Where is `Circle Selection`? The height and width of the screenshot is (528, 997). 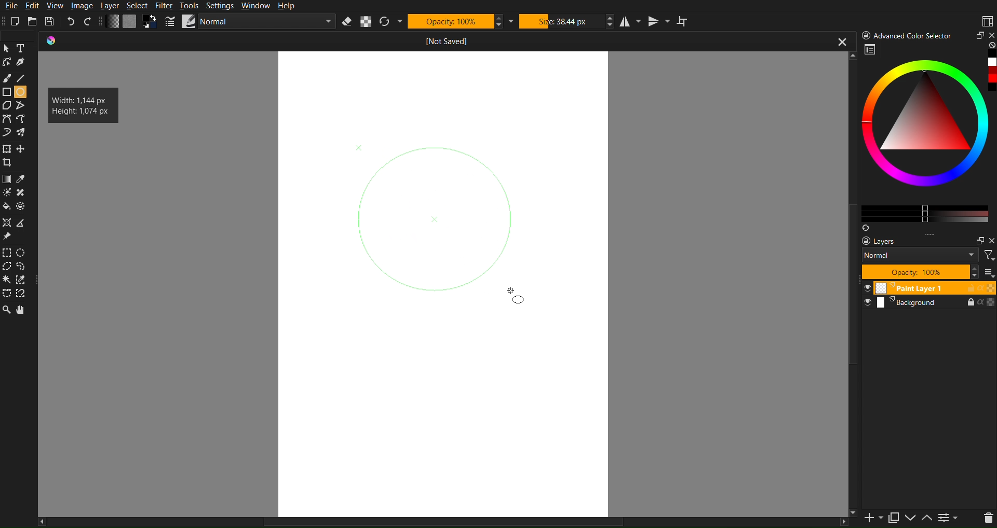
Circle Selection is located at coordinates (448, 223).